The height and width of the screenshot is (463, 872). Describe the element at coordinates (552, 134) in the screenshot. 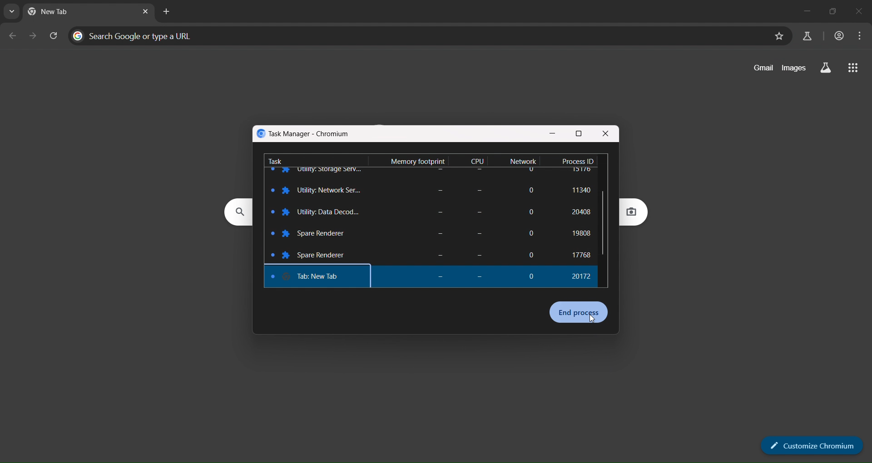

I see `minimize` at that location.